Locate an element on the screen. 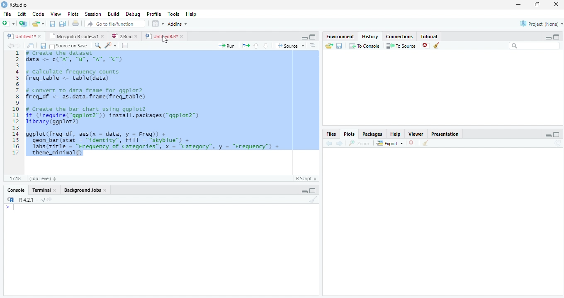 This screenshot has width=564, height=298. Tools is located at coordinates (175, 14).